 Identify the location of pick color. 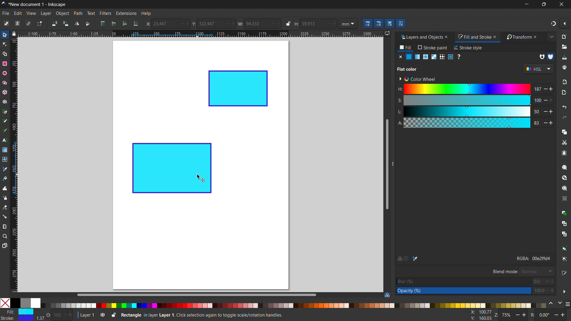
(415, 259).